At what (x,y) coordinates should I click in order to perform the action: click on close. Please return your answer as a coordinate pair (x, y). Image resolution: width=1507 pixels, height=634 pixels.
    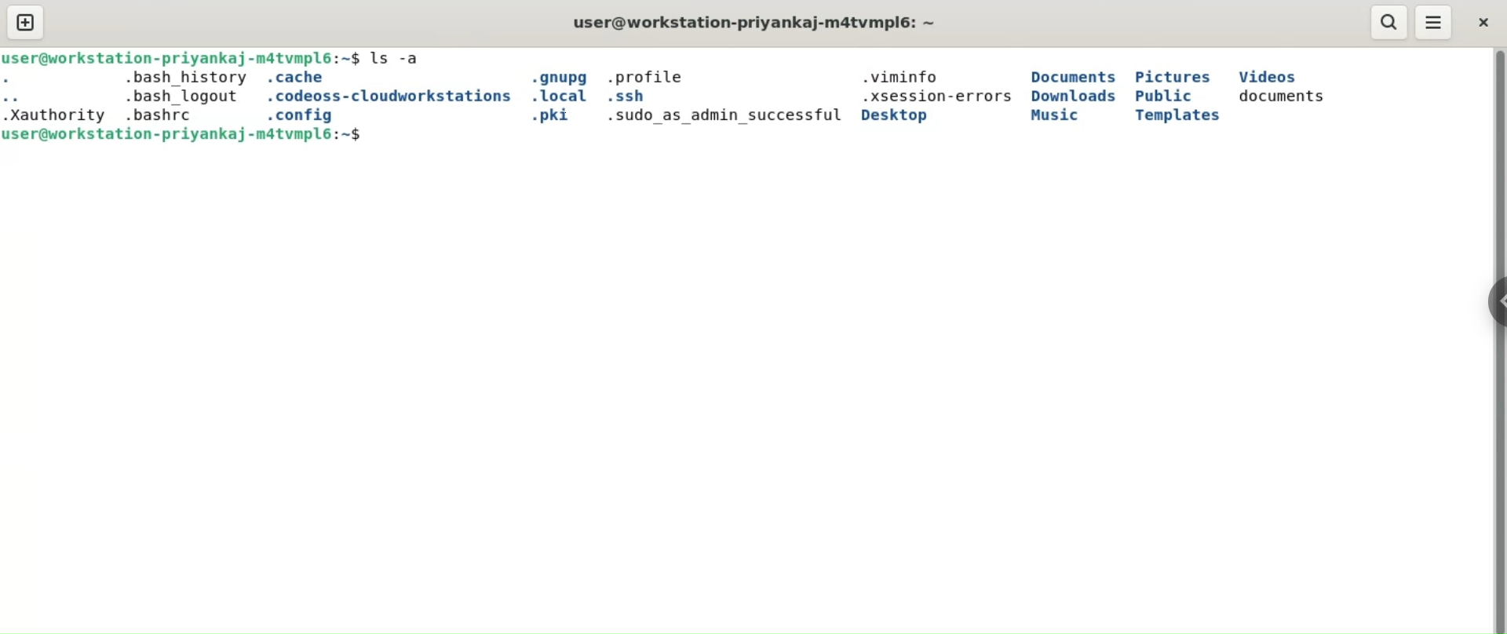
    Looking at the image, I should click on (1480, 20).